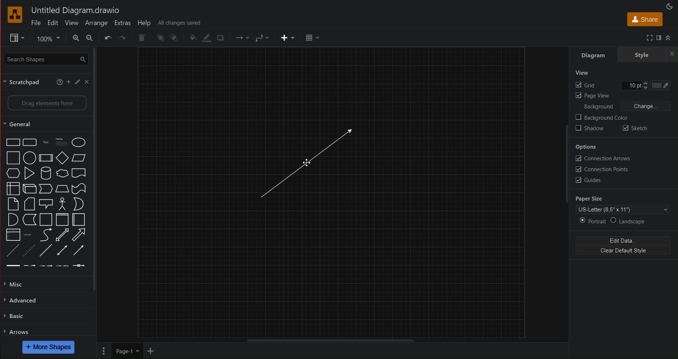  What do you see at coordinates (104, 350) in the screenshot?
I see `Pages` at bounding box center [104, 350].